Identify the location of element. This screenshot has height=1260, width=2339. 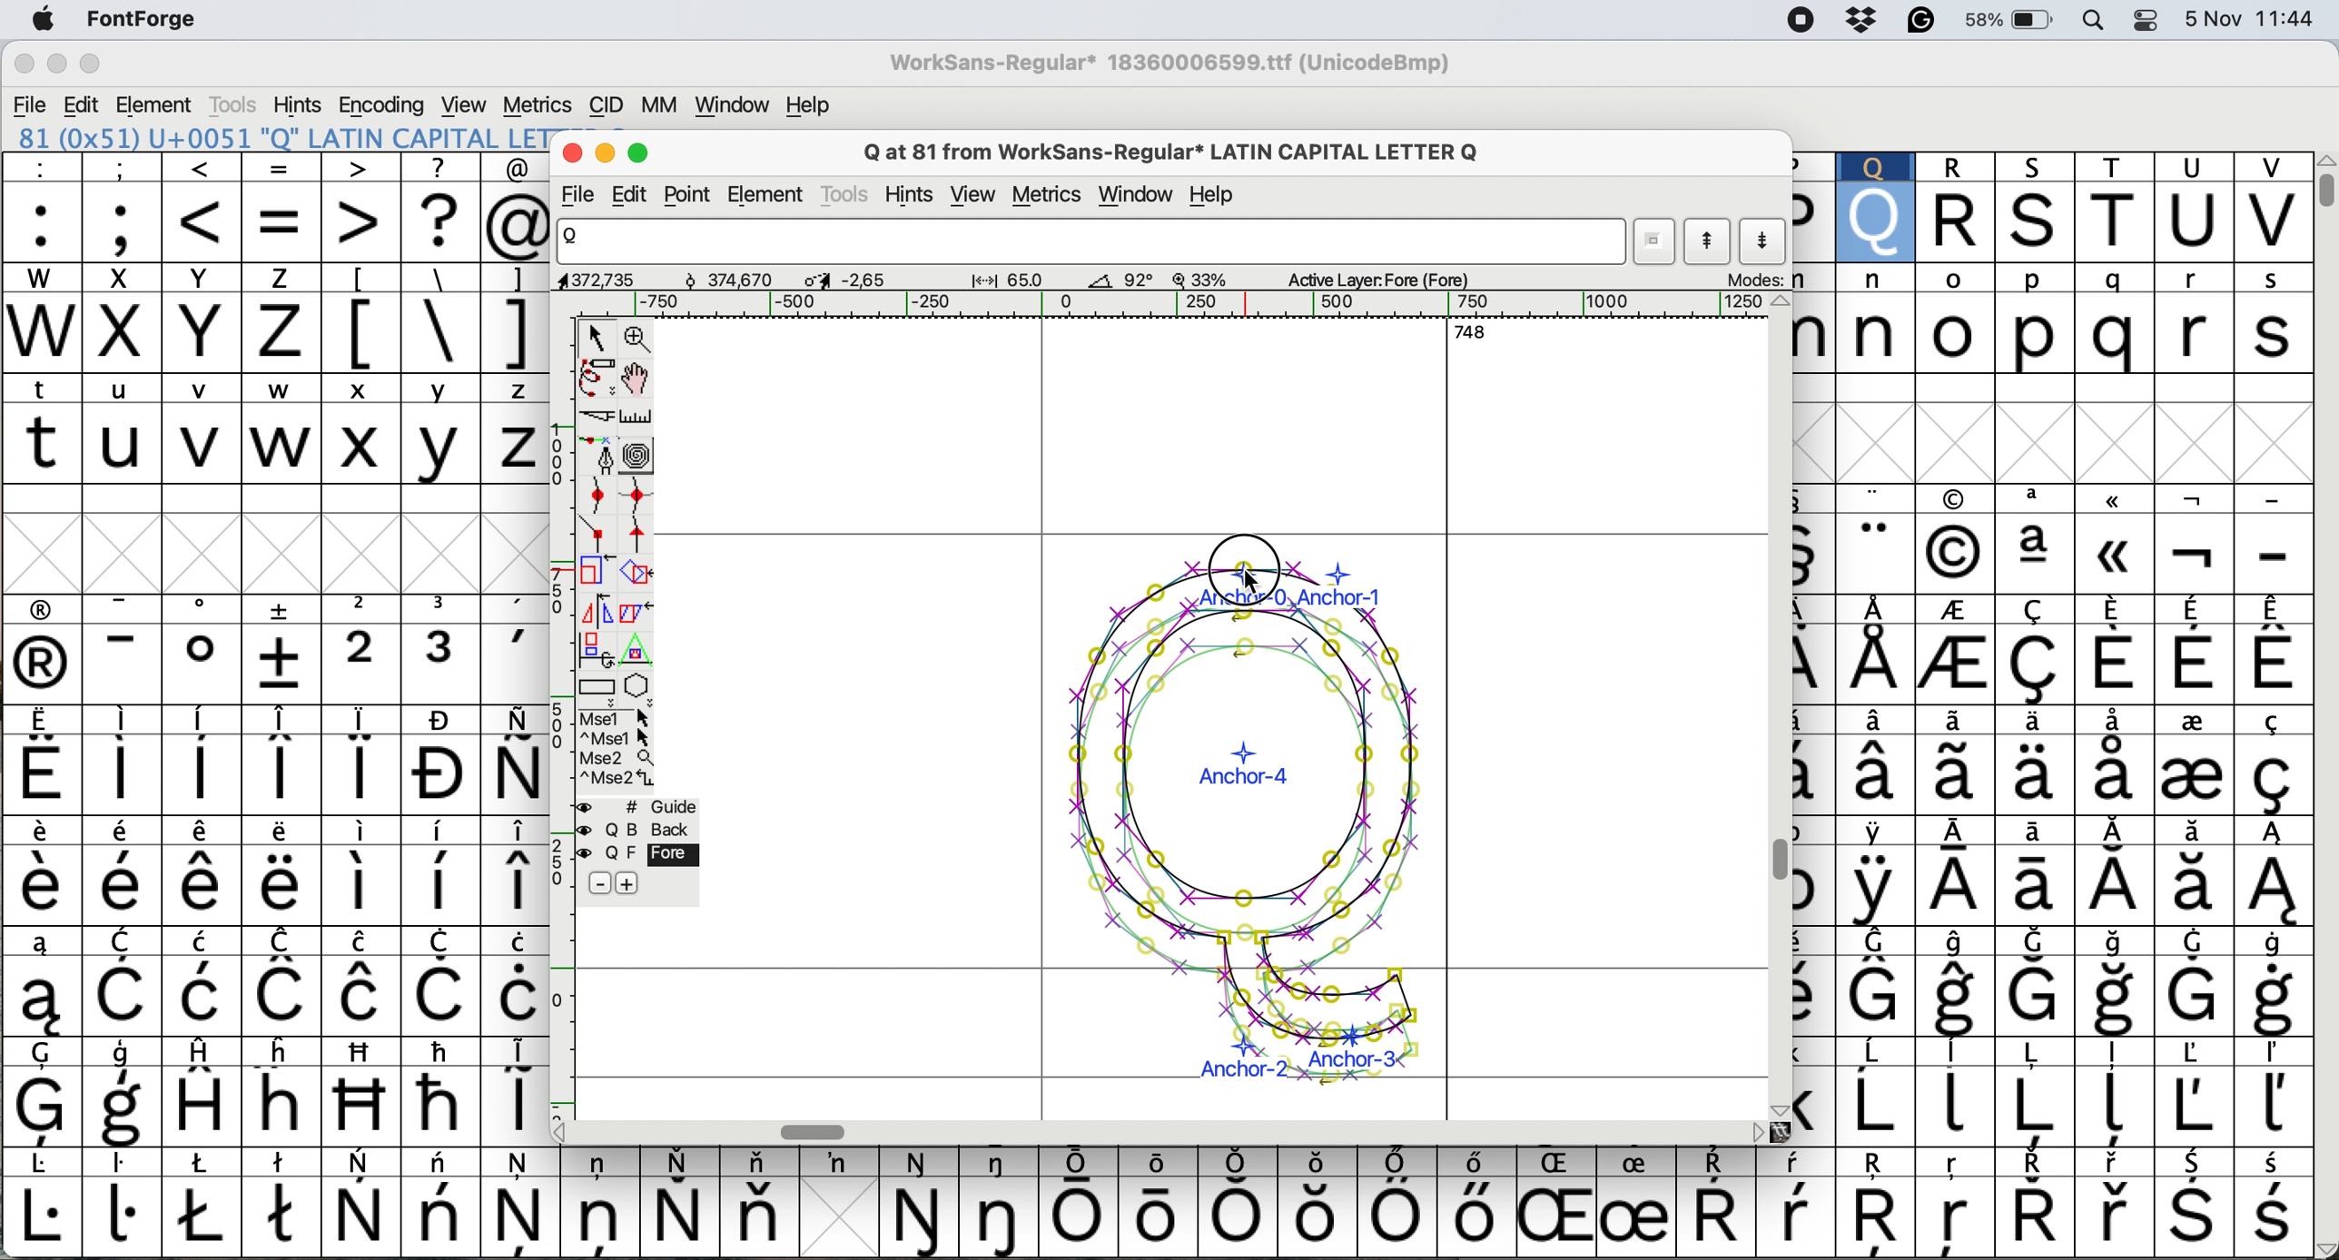
(771, 194).